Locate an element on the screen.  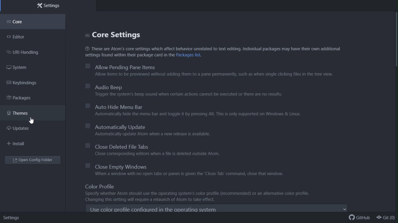
Updates is located at coordinates (22, 128).